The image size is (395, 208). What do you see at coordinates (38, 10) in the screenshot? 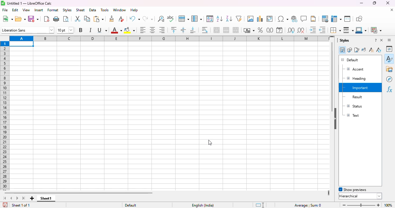
I see `insert` at bounding box center [38, 10].